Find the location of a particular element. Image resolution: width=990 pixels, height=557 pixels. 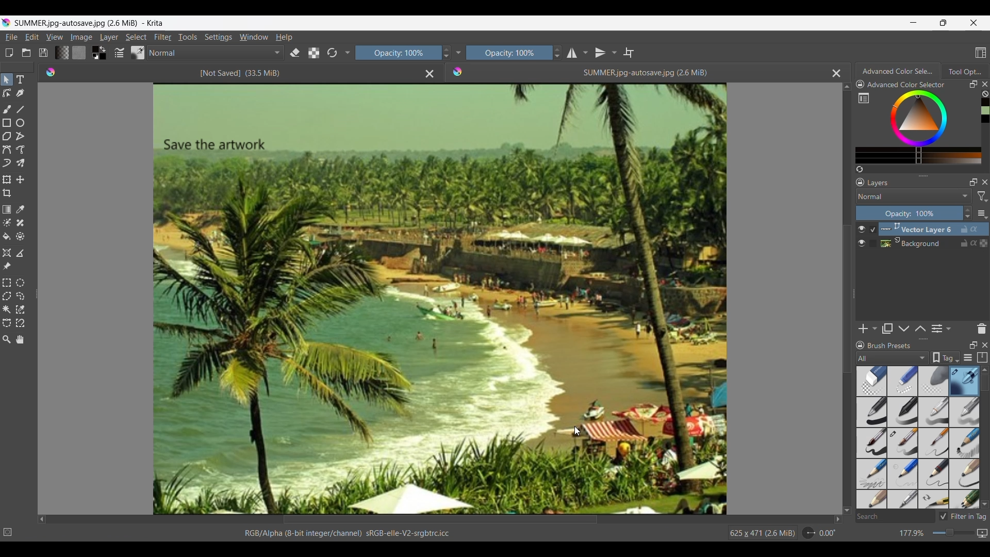

Smart patch tool is located at coordinates (20, 223).